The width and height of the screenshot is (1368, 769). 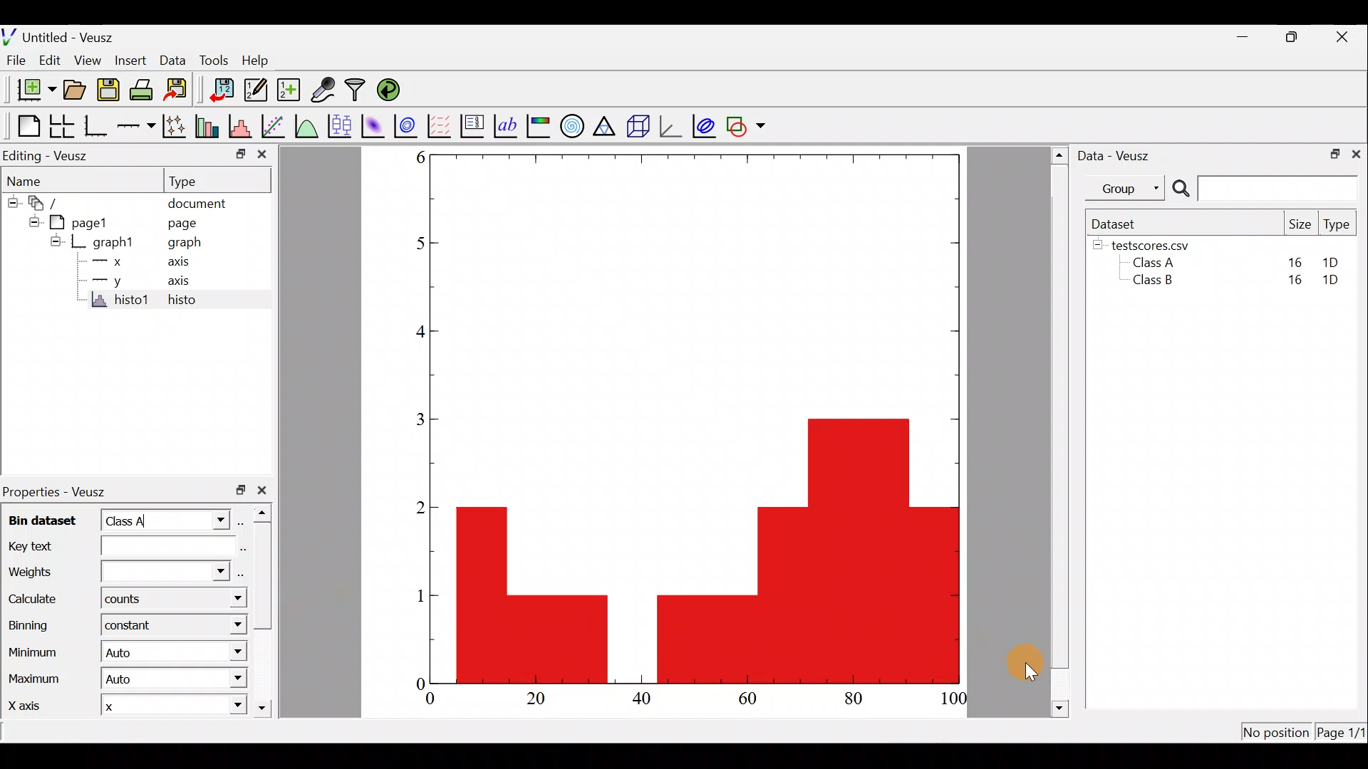 What do you see at coordinates (1117, 222) in the screenshot?
I see `Dataset` at bounding box center [1117, 222].